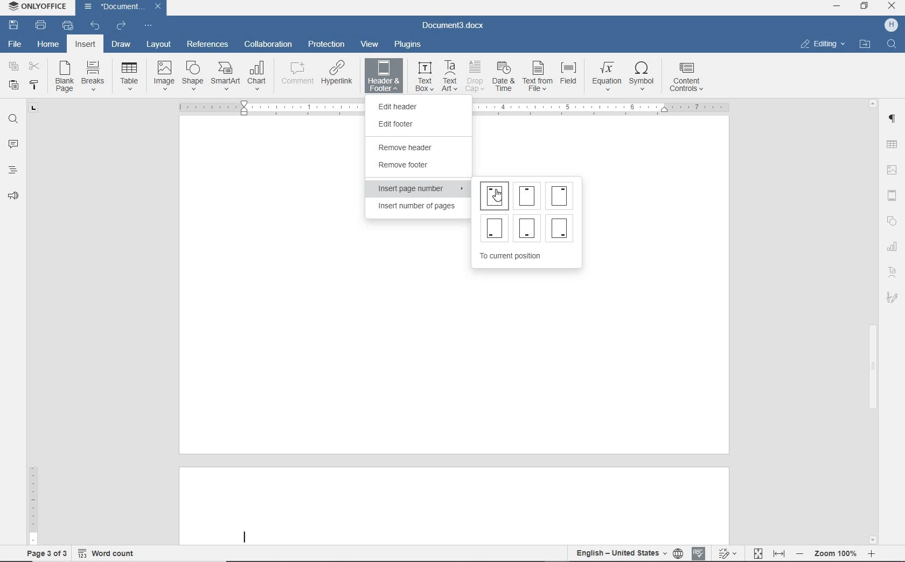 The width and height of the screenshot is (905, 562). I want to click on Page number at bottom center, so click(527, 228).